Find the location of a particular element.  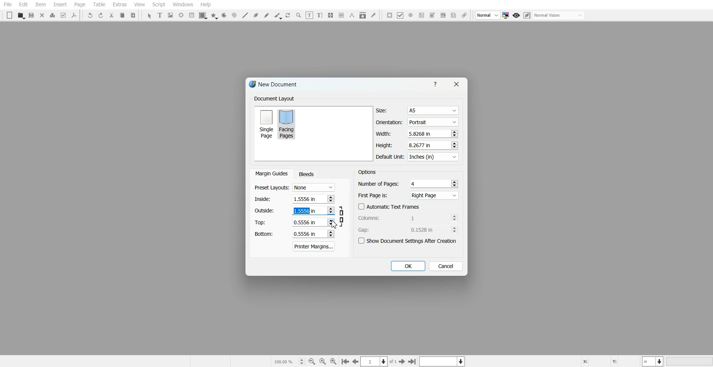

PDF Radio Button is located at coordinates (411, 15).